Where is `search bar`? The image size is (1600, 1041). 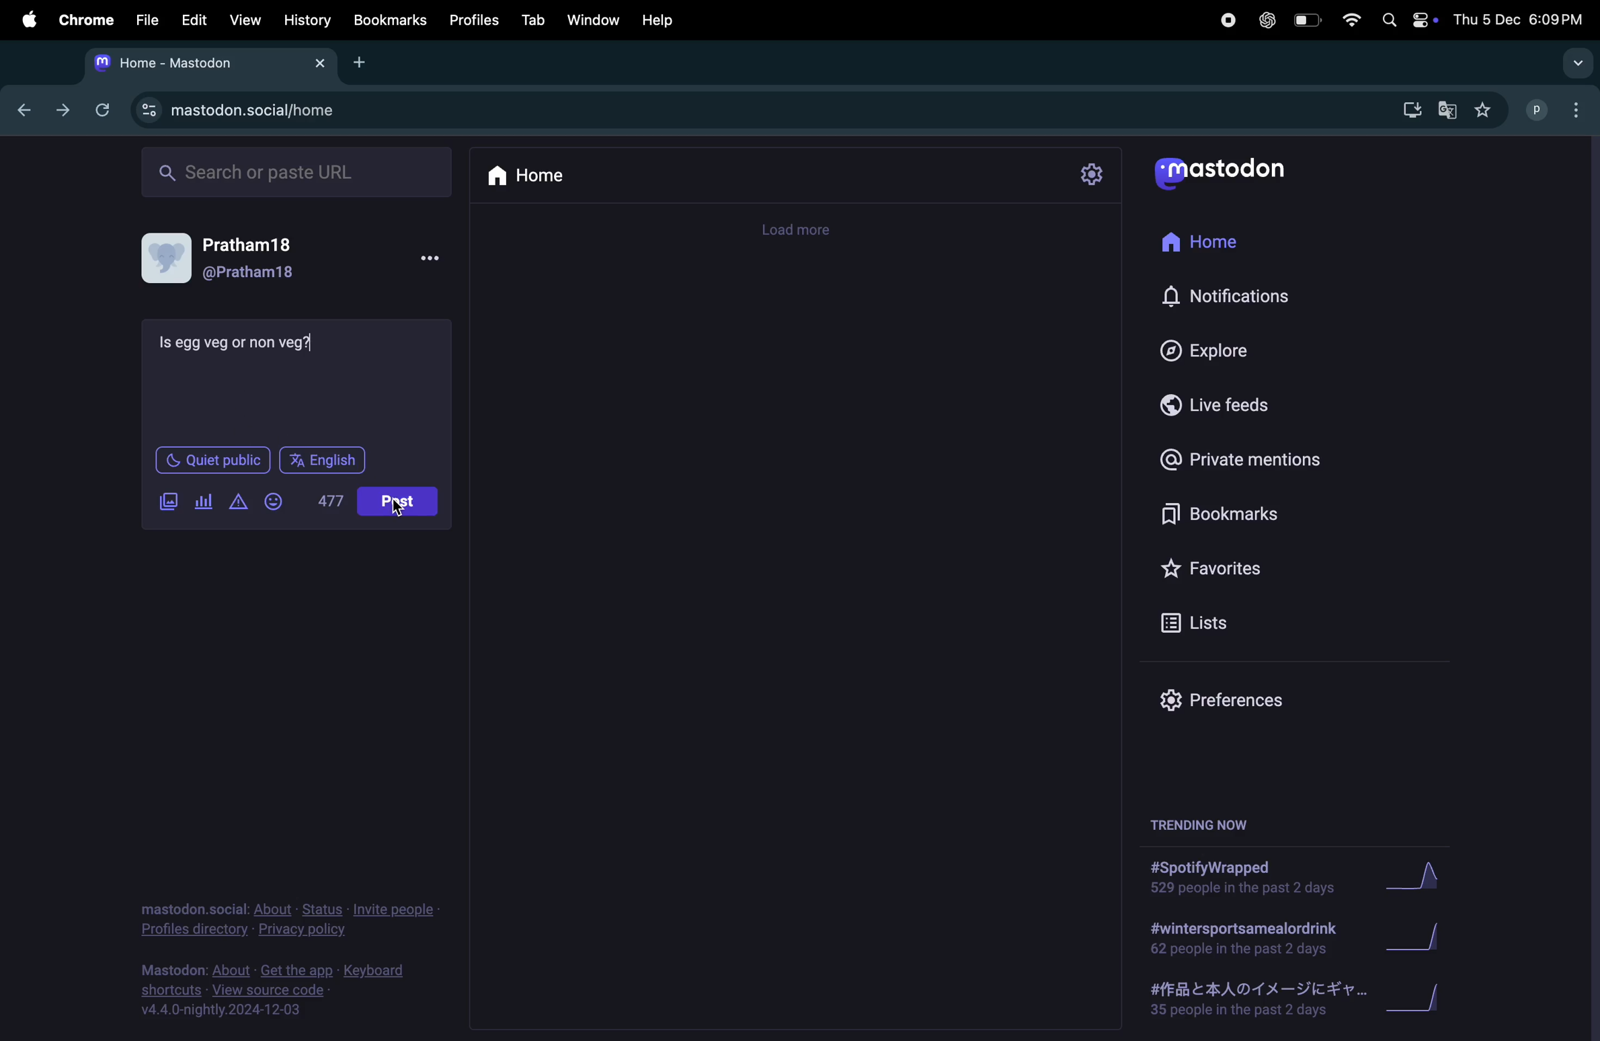
search bar is located at coordinates (294, 171).